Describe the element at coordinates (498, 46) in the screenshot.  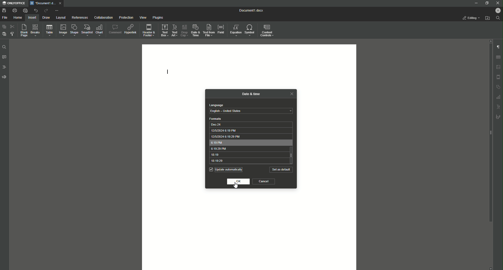
I see `Paragraph Settings` at that location.